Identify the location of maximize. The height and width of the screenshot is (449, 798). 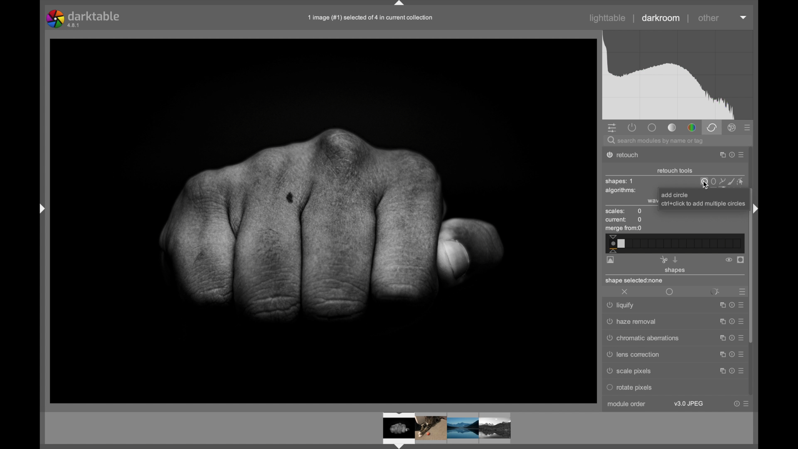
(719, 155).